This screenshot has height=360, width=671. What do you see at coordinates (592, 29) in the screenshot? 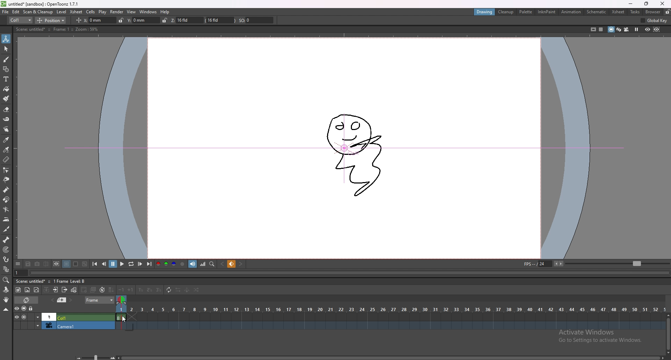
I see `safe area` at bounding box center [592, 29].